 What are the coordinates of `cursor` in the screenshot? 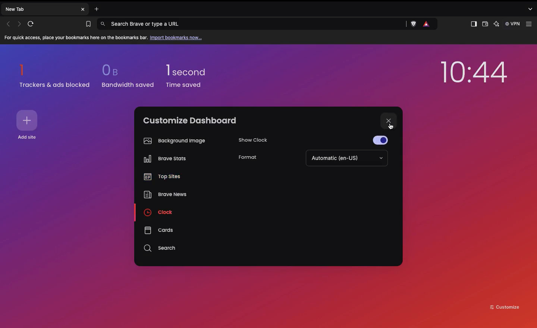 It's located at (391, 126).